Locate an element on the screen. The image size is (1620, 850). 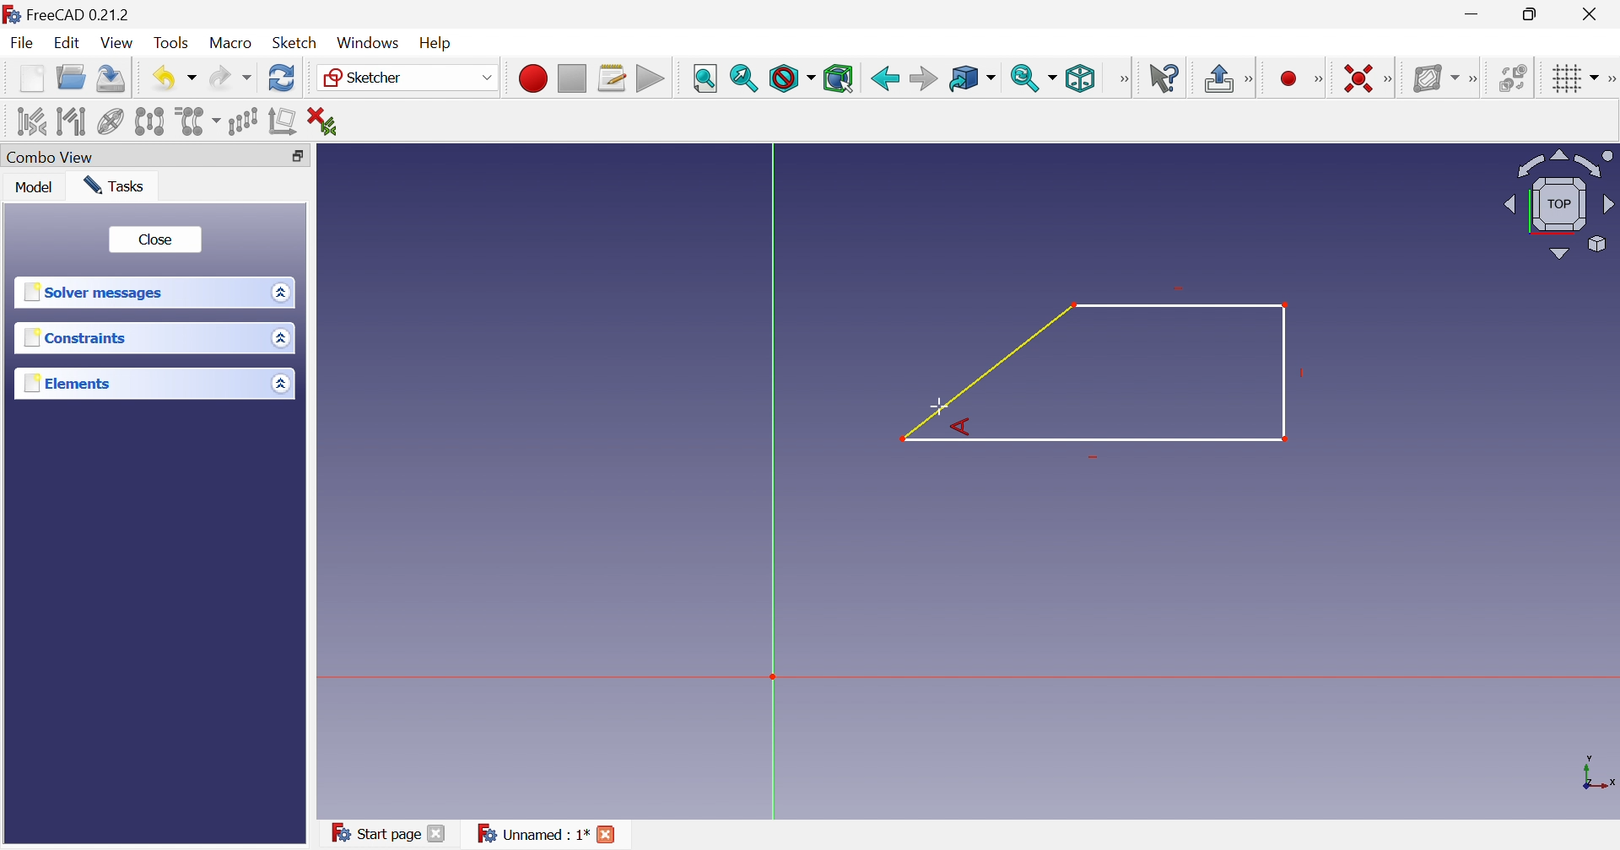
Sync view is located at coordinates (1025, 78).